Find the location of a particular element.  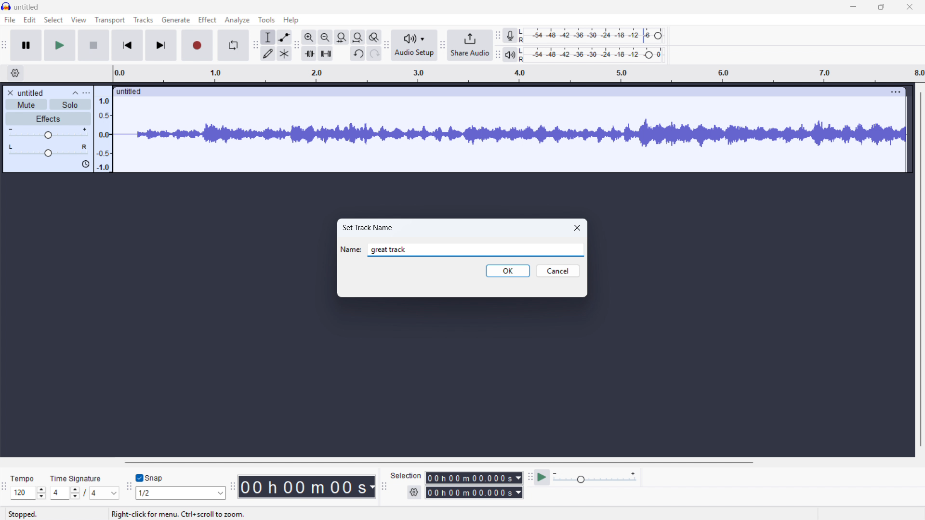

minimise is located at coordinates (854, 7).